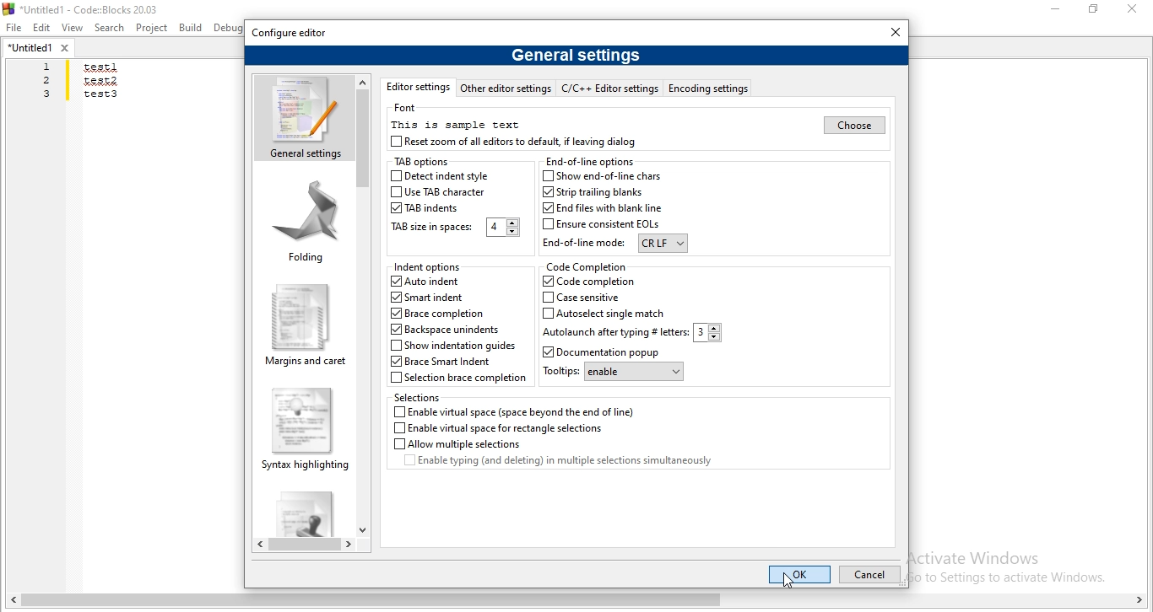  I want to click on Autolaunch after typing #letters: 3, so click(632, 333).